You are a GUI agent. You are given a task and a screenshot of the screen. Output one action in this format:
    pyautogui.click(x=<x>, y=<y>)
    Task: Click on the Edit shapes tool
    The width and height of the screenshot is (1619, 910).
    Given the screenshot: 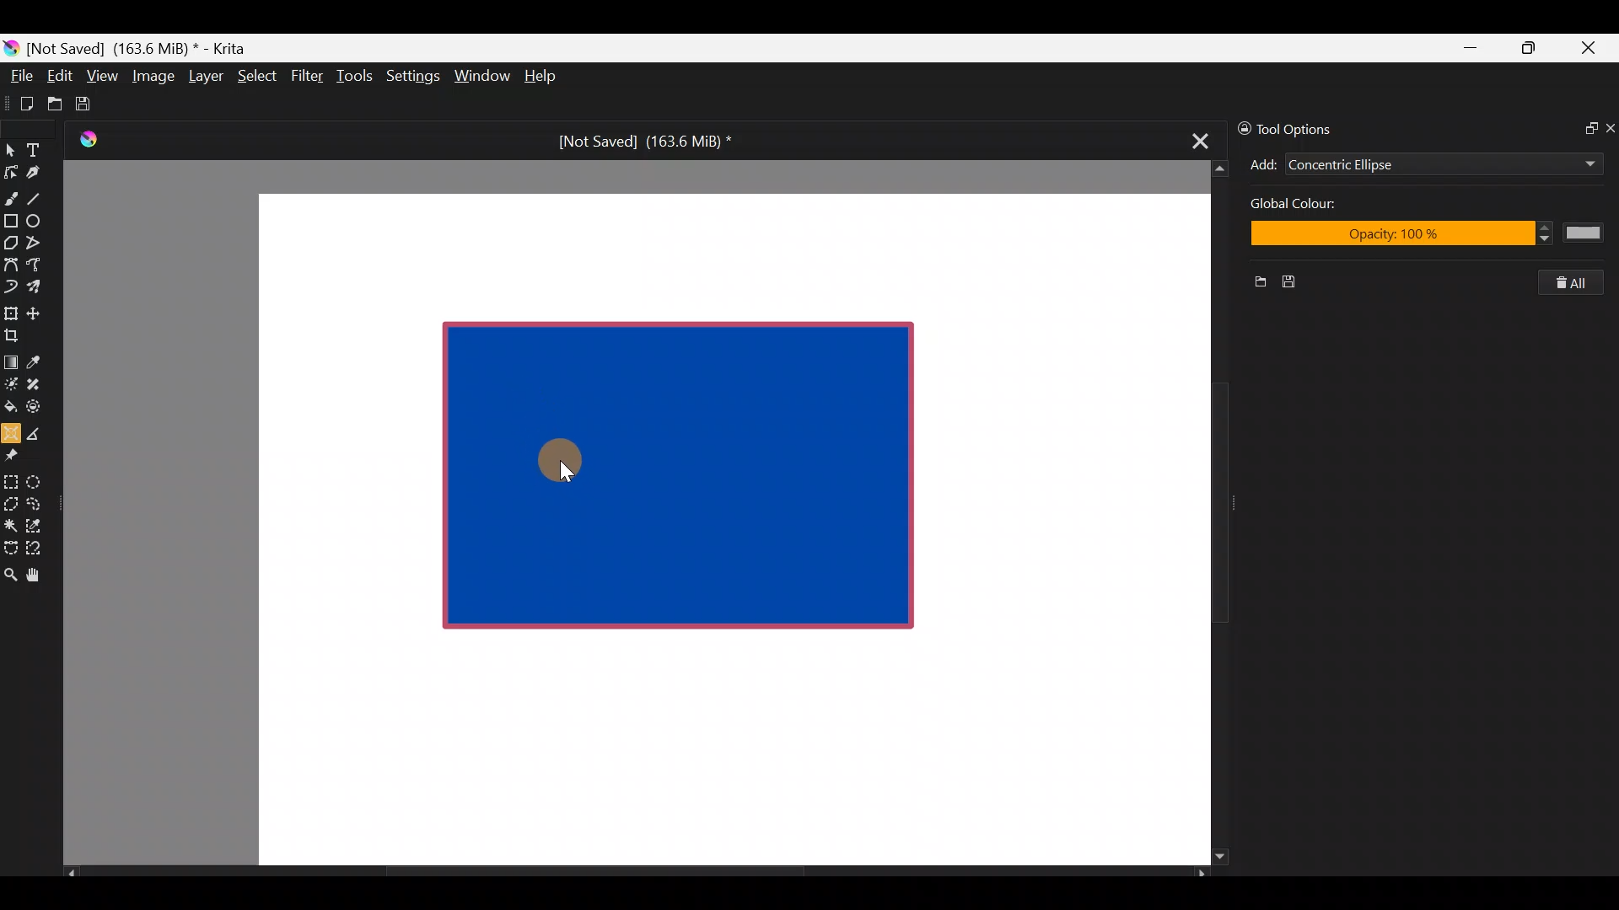 What is the action you would take?
    pyautogui.click(x=11, y=171)
    